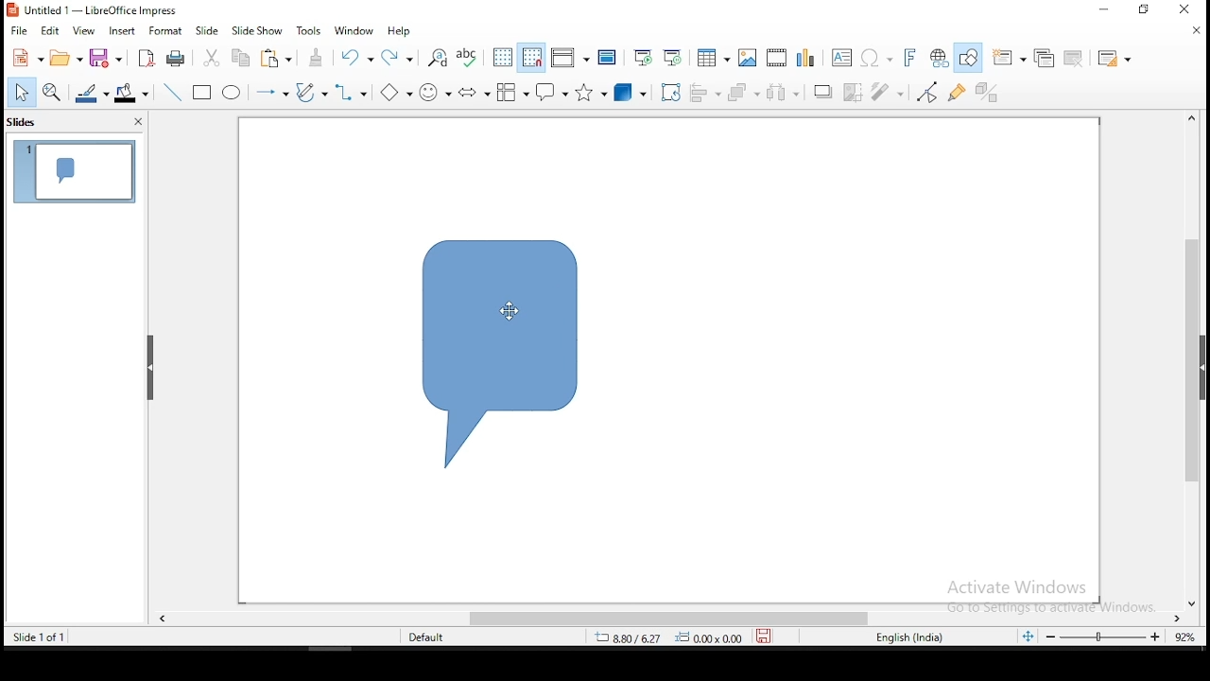 The image size is (1210, 681). I want to click on show gluepoint functions, so click(958, 93).